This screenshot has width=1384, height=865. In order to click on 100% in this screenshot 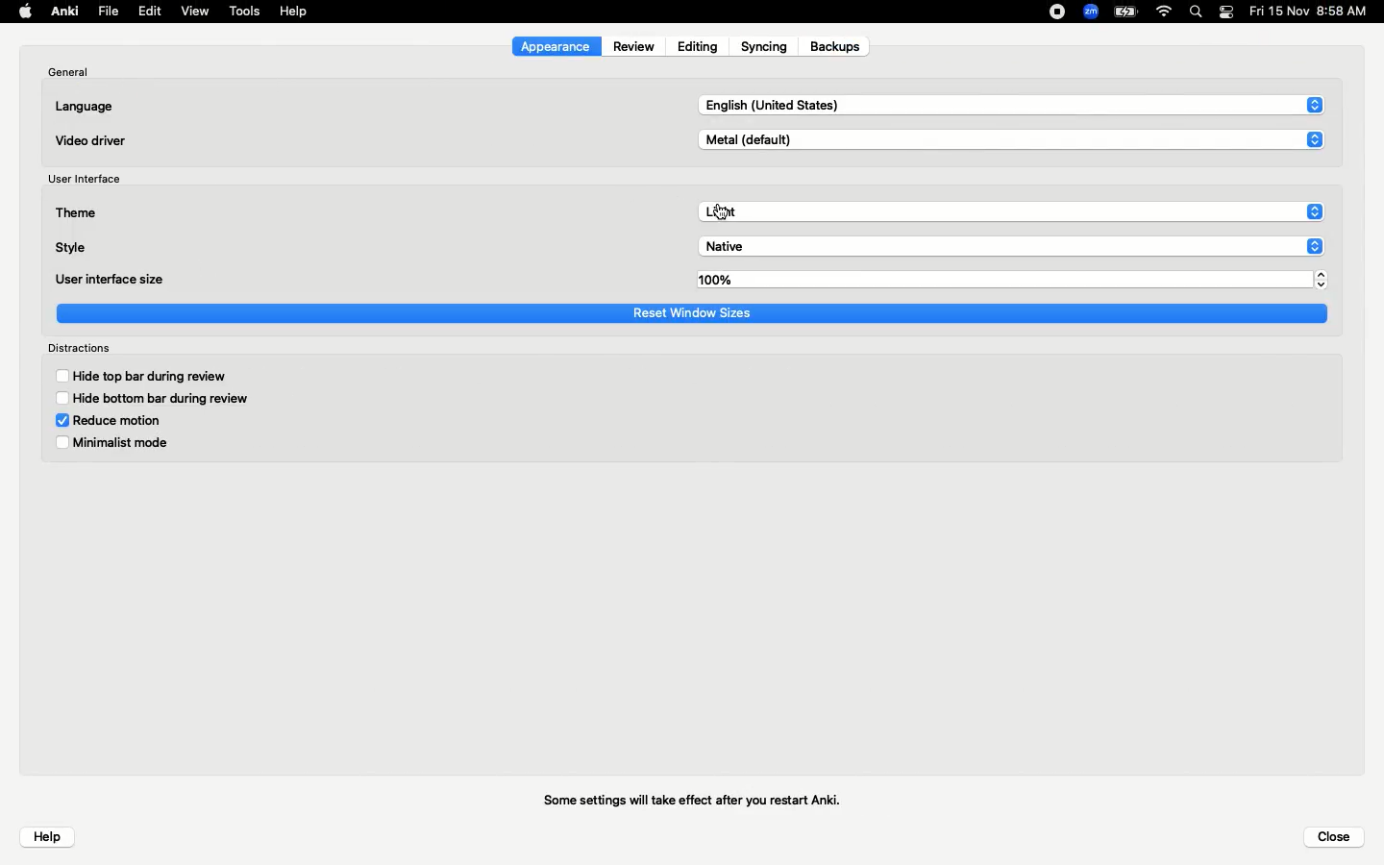, I will do `click(1013, 278)`.